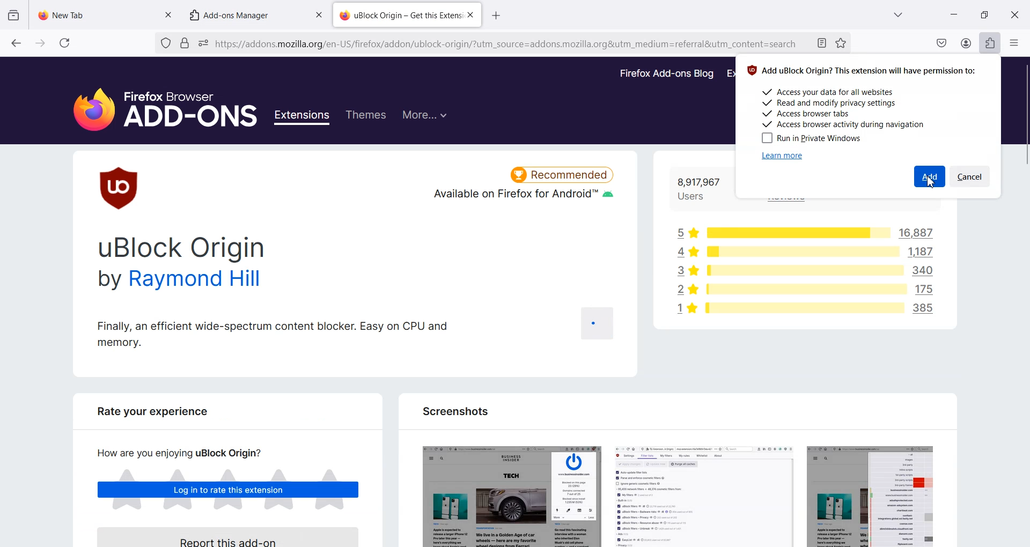  What do you see at coordinates (954, 14) in the screenshot?
I see `Minimize` at bounding box center [954, 14].